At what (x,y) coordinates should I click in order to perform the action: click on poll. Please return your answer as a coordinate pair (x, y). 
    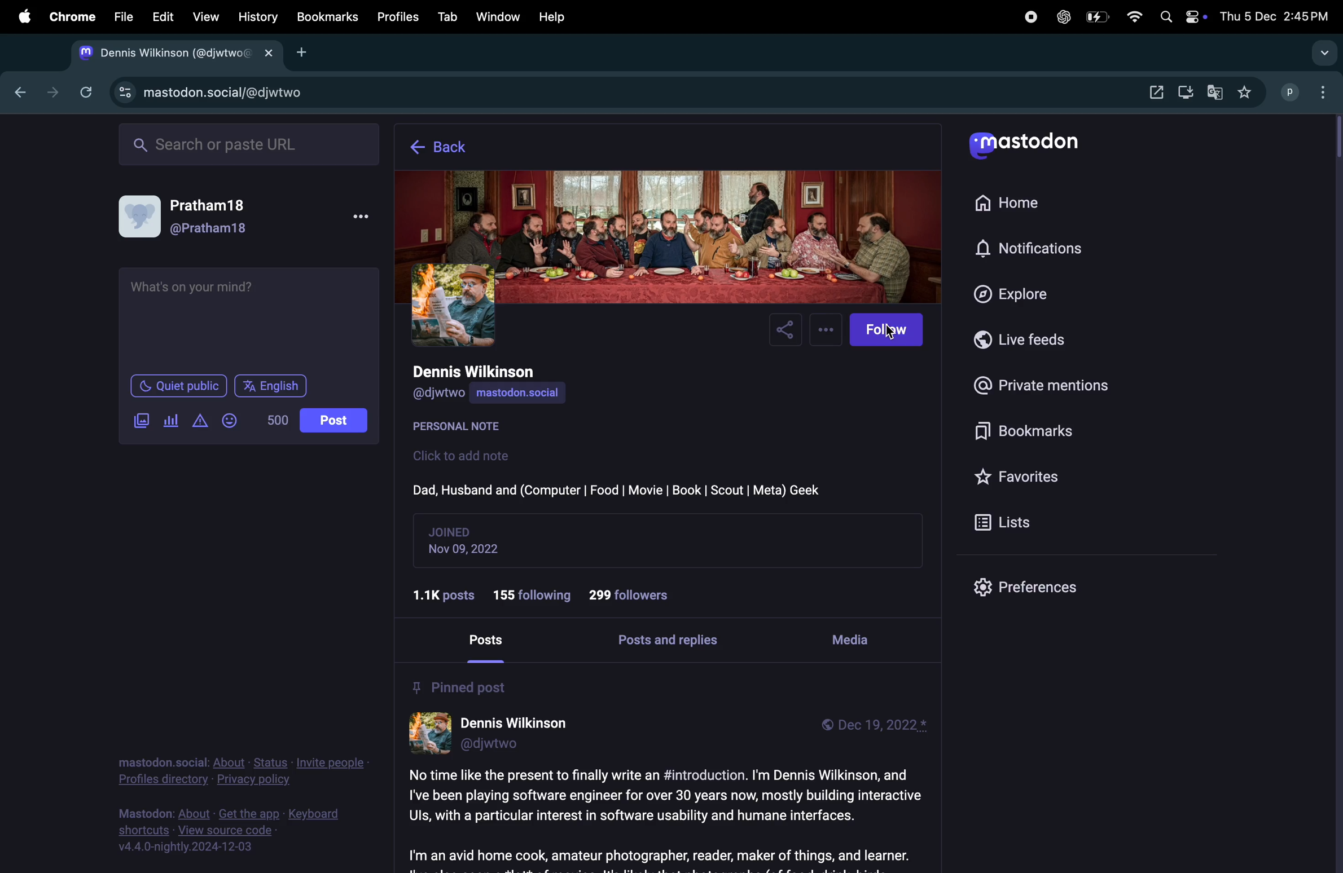
    Looking at the image, I should click on (170, 418).